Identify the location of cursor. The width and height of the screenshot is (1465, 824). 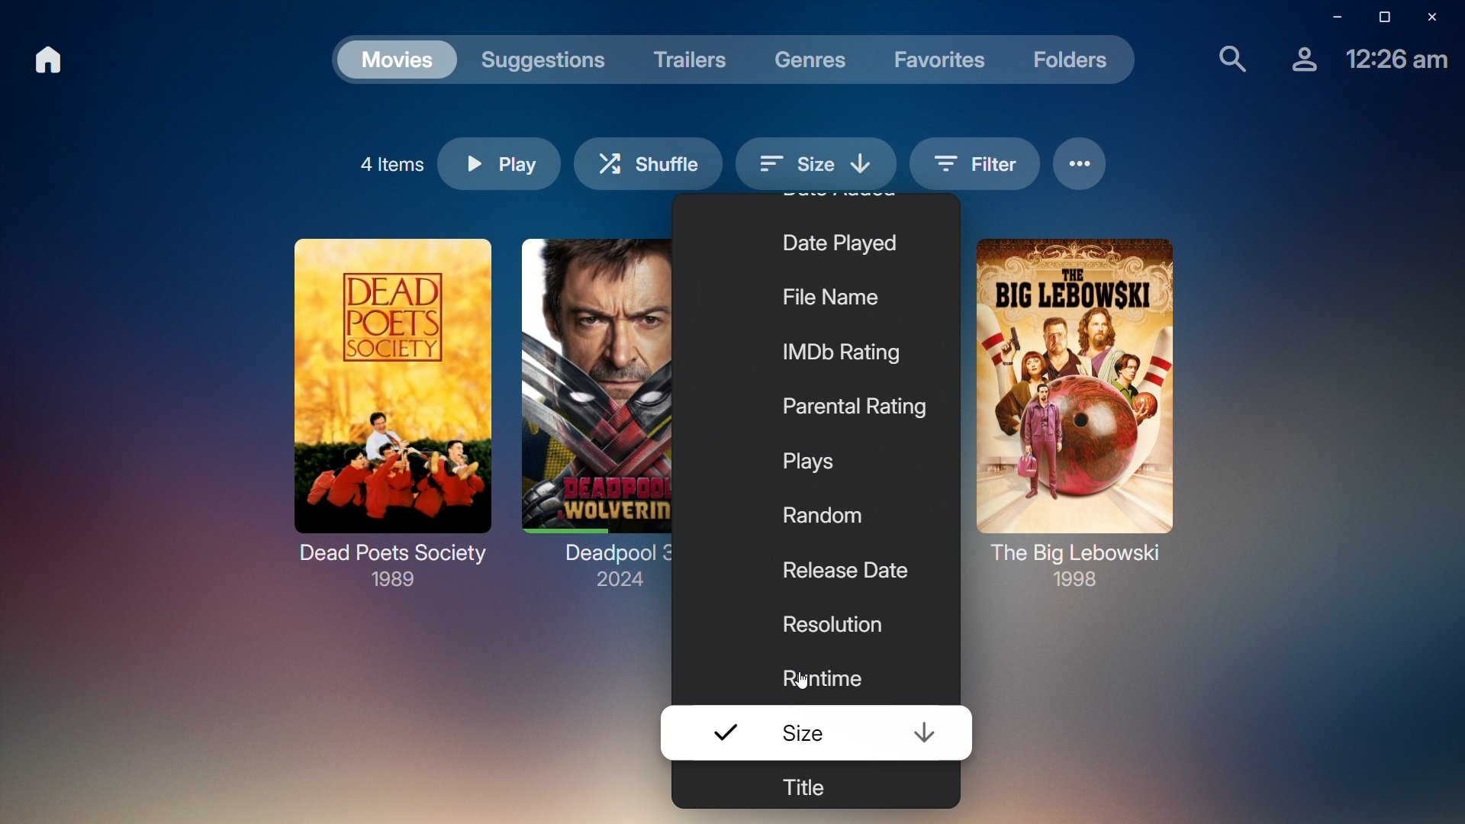
(799, 681).